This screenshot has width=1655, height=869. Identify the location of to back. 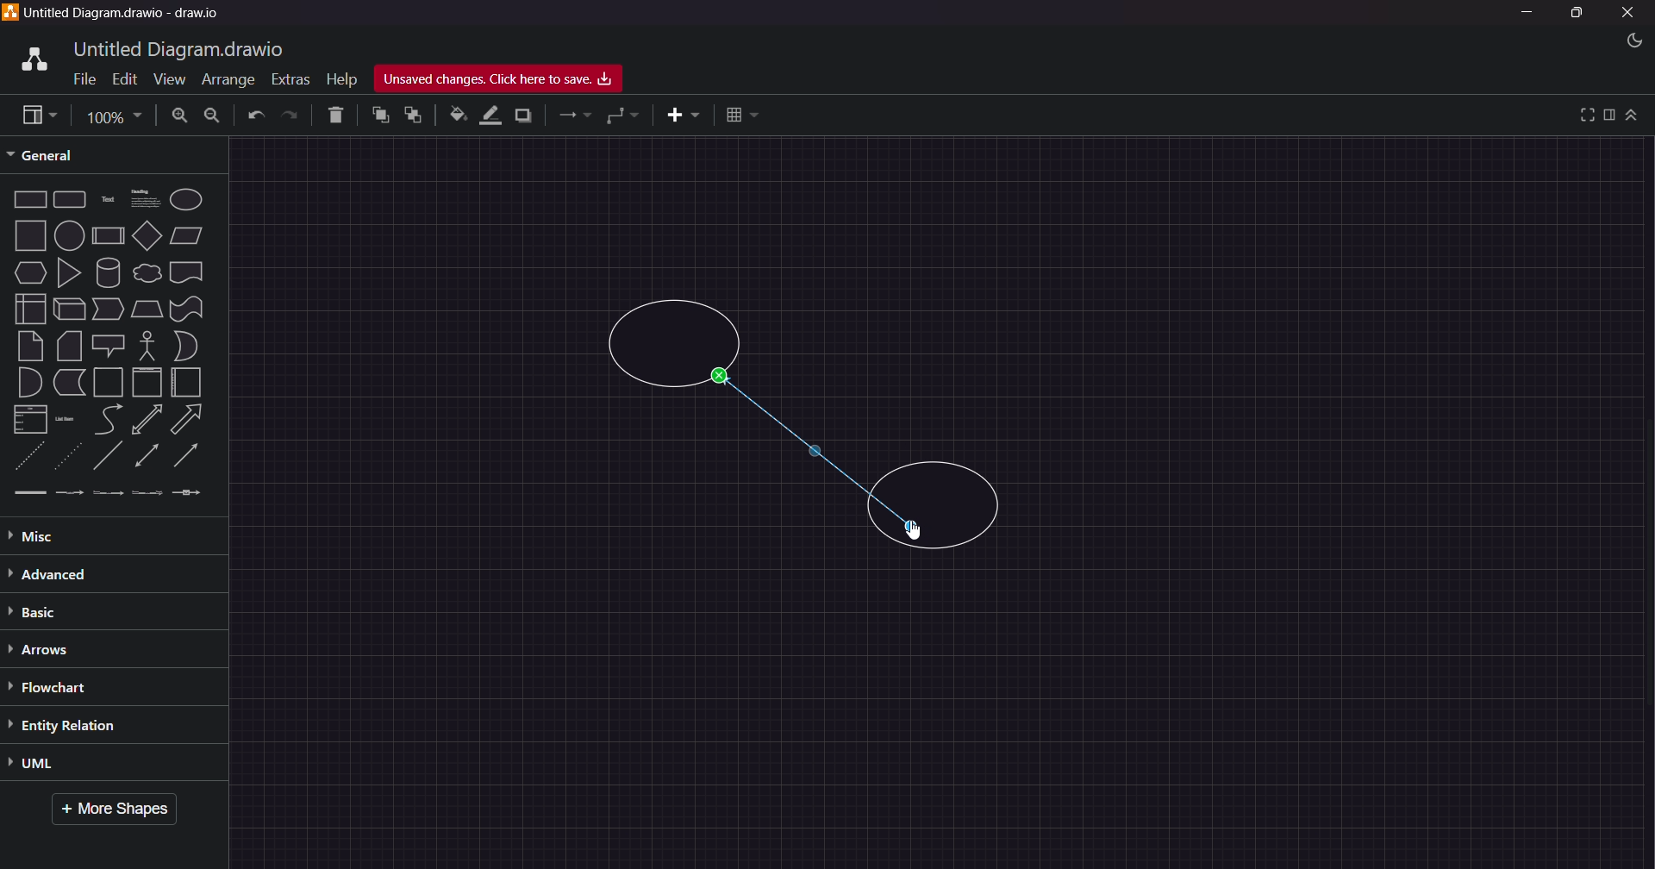
(410, 116).